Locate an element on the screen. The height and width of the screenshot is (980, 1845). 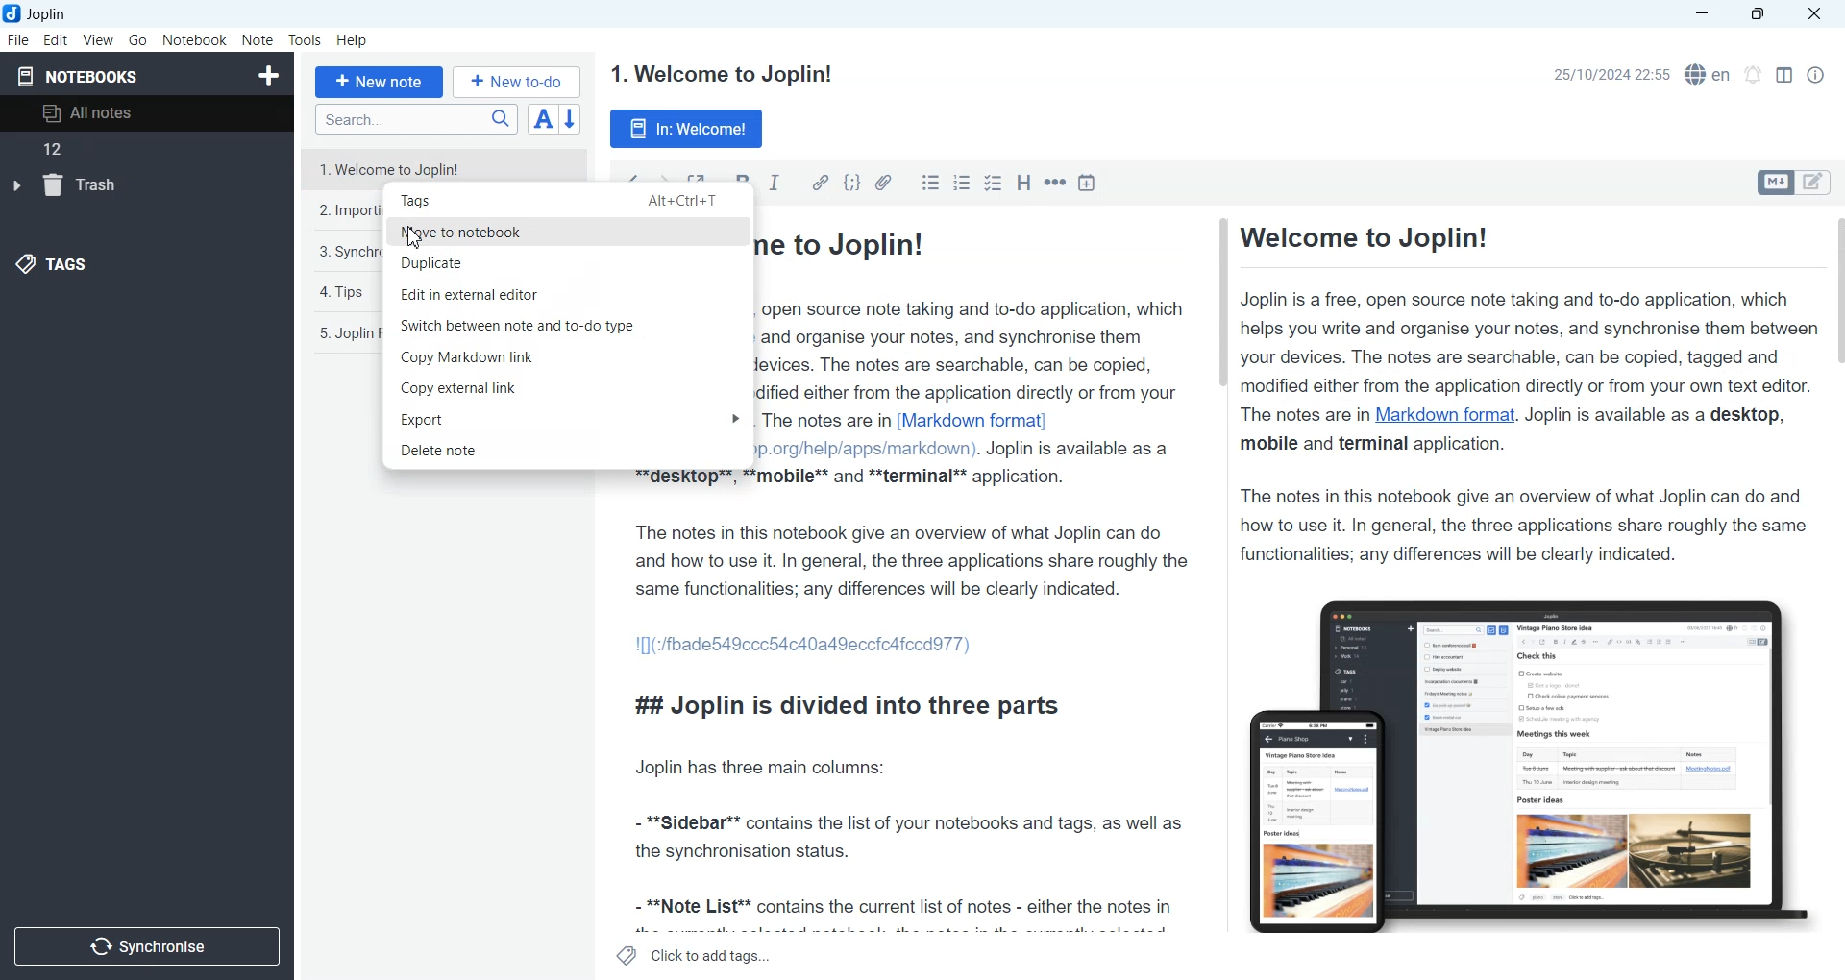
Edit in external editor is located at coordinates (568, 294).